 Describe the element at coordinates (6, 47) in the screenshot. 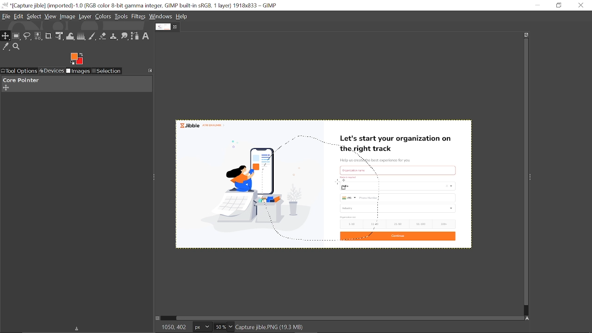

I see `Color picker tool` at that location.